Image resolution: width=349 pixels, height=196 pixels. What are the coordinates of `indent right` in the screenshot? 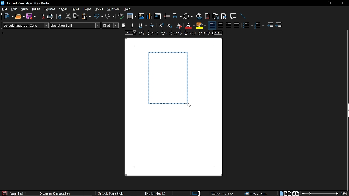 It's located at (279, 26).